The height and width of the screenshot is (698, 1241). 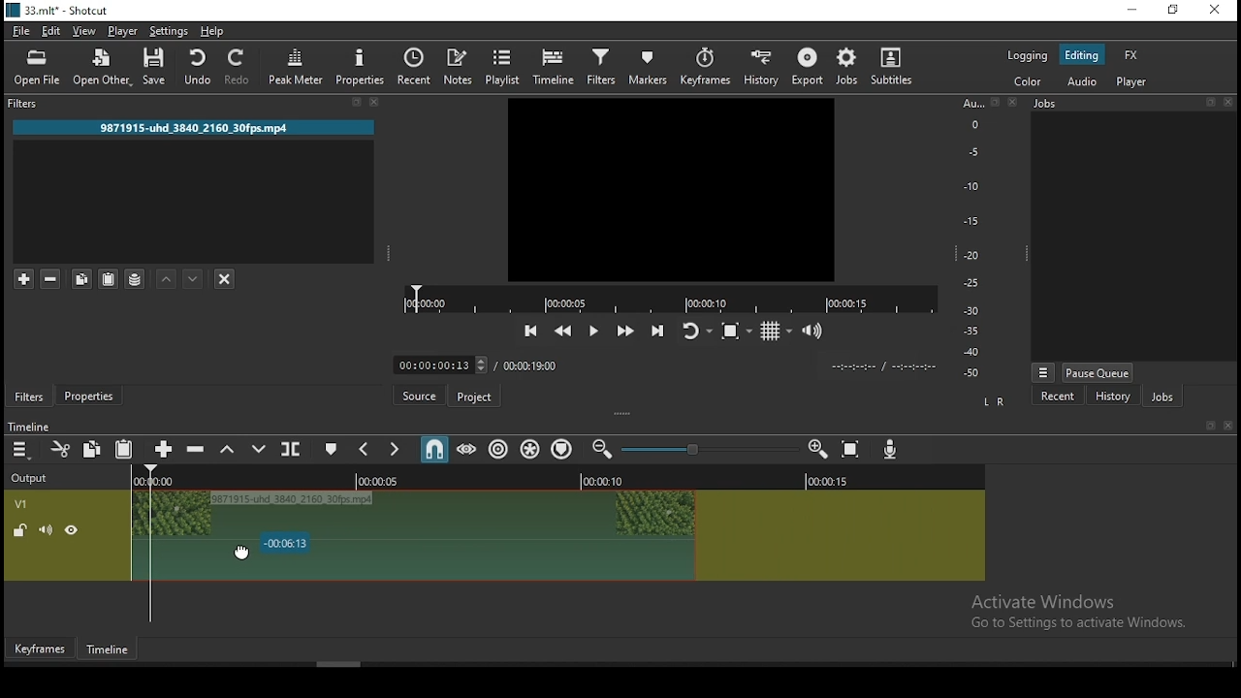 What do you see at coordinates (165, 279) in the screenshot?
I see `move filter up` at bounding box center [165, 279].